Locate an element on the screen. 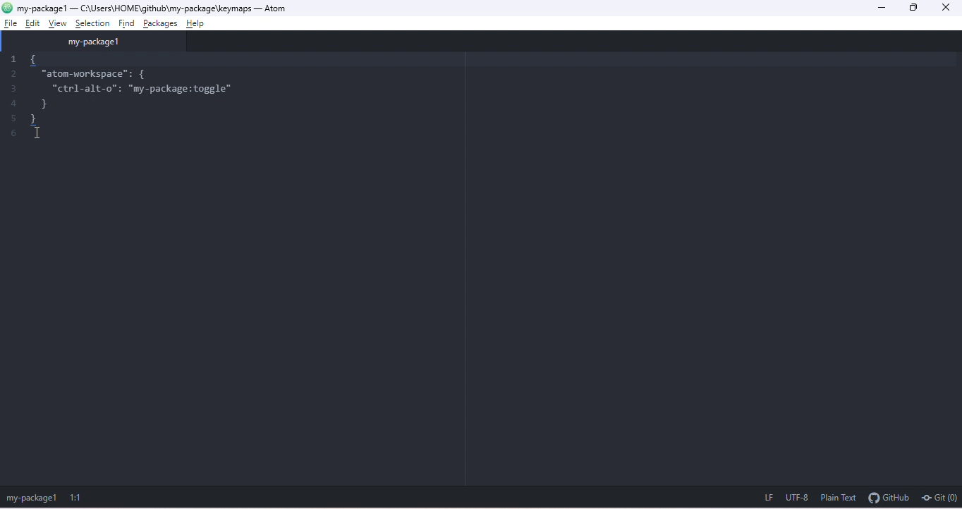 This screenshot has width=962, height=509. plain text is located at coordinates (839, 497).